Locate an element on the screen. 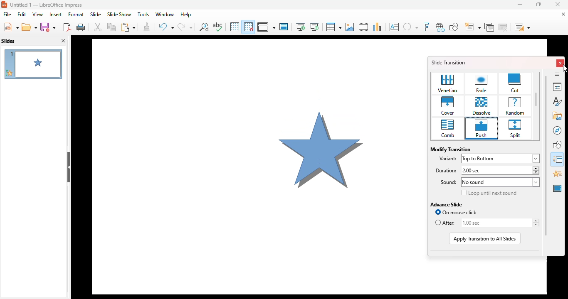 The height and width of the screenshot is (299, 568). tools is located at coordinates (143, 15).